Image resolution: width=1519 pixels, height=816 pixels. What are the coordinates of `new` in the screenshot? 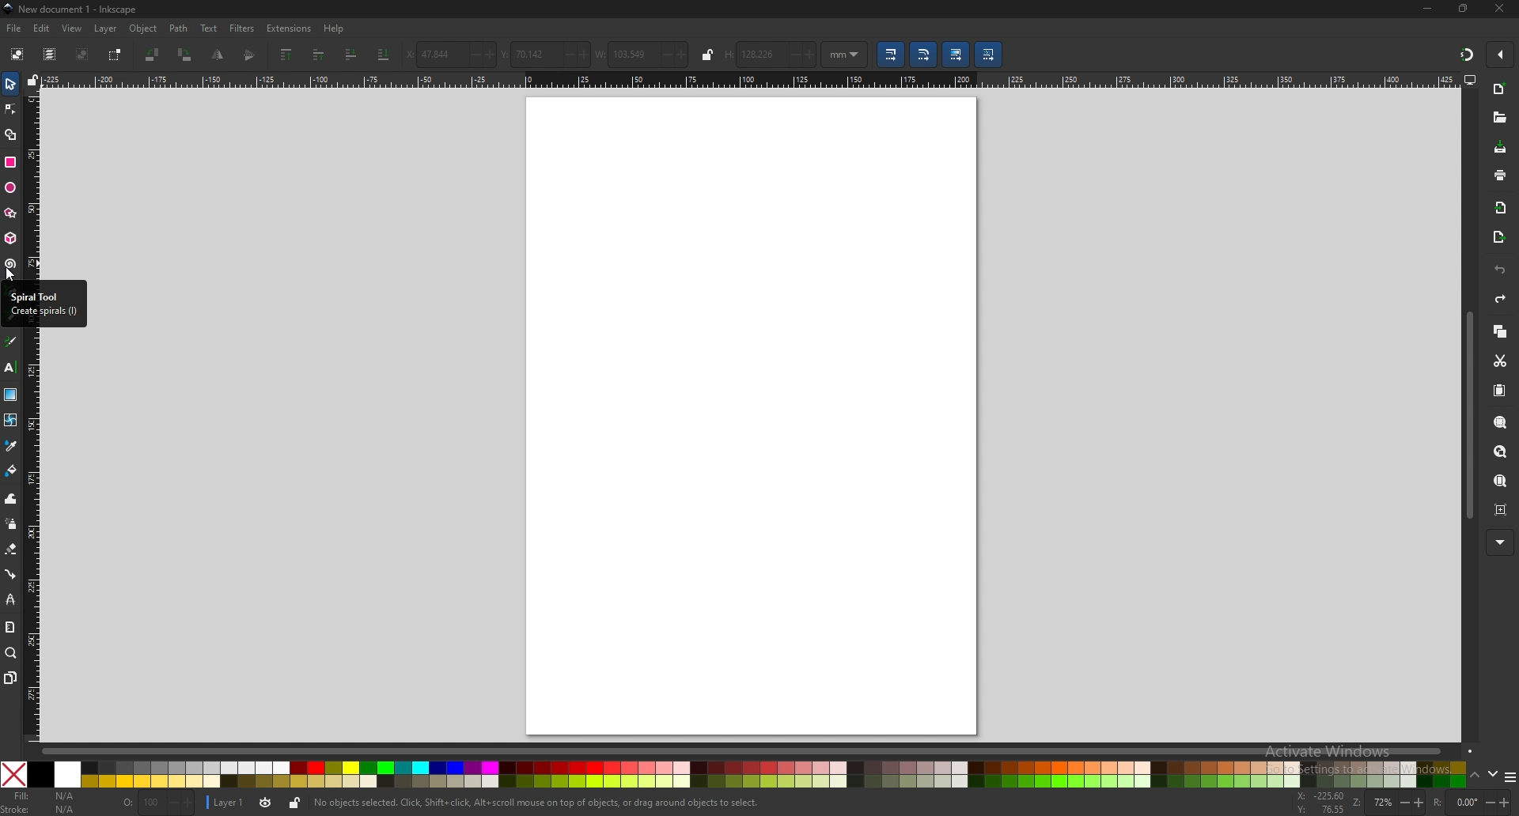 It's located at (1500, 89).